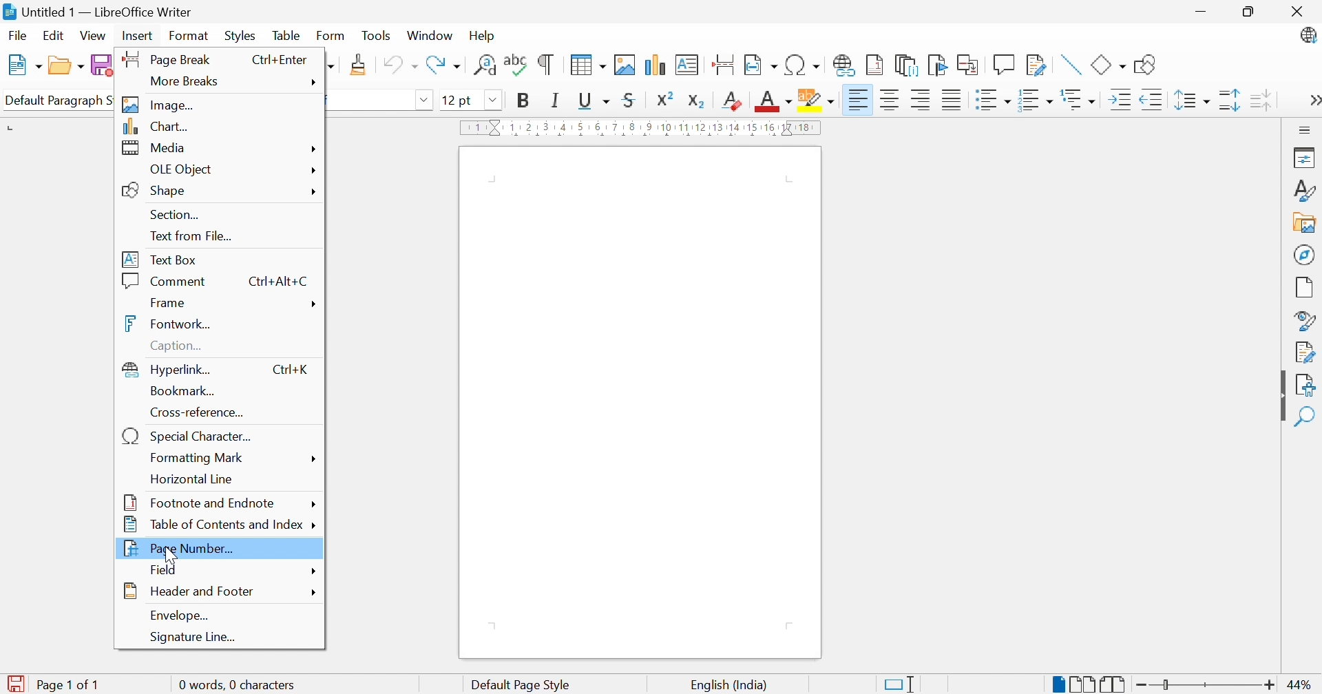 This screenshot has height=694, width=1322. I want to click on Windows, so click(430, 36).